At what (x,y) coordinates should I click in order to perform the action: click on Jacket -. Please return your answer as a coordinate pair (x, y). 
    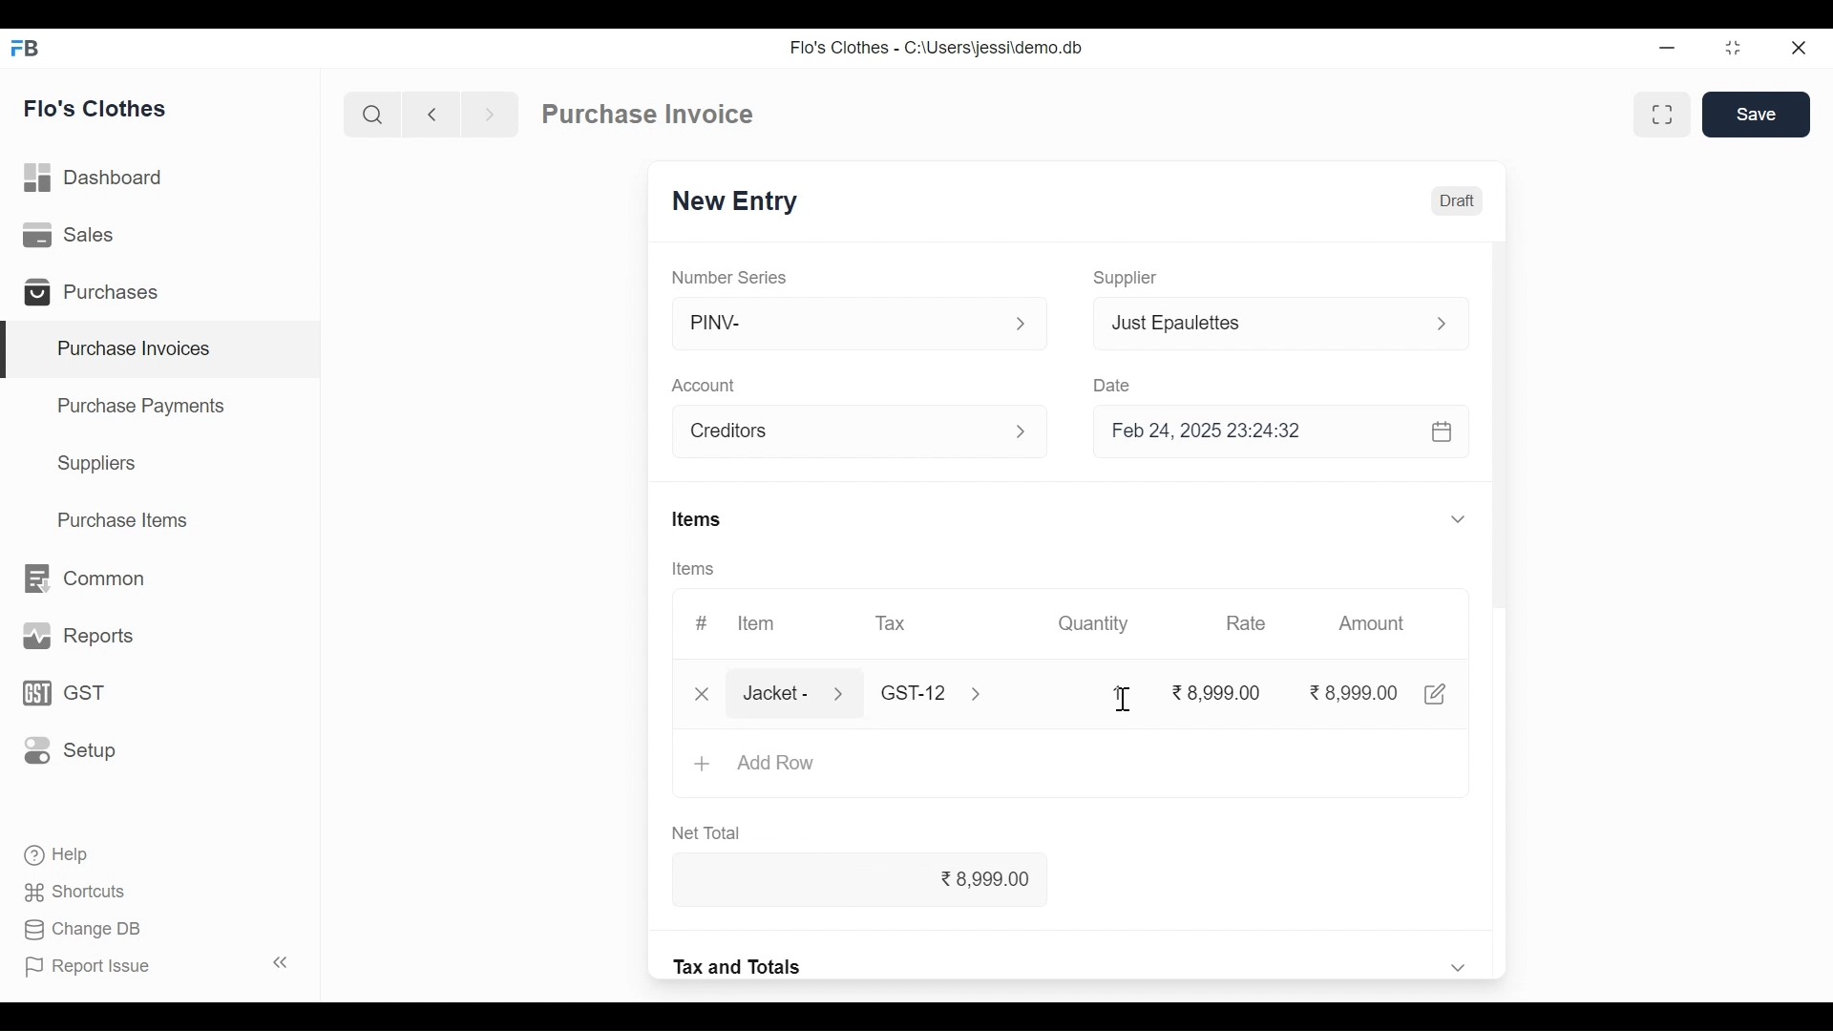
    Looking at the image, I should click on (777, 692).